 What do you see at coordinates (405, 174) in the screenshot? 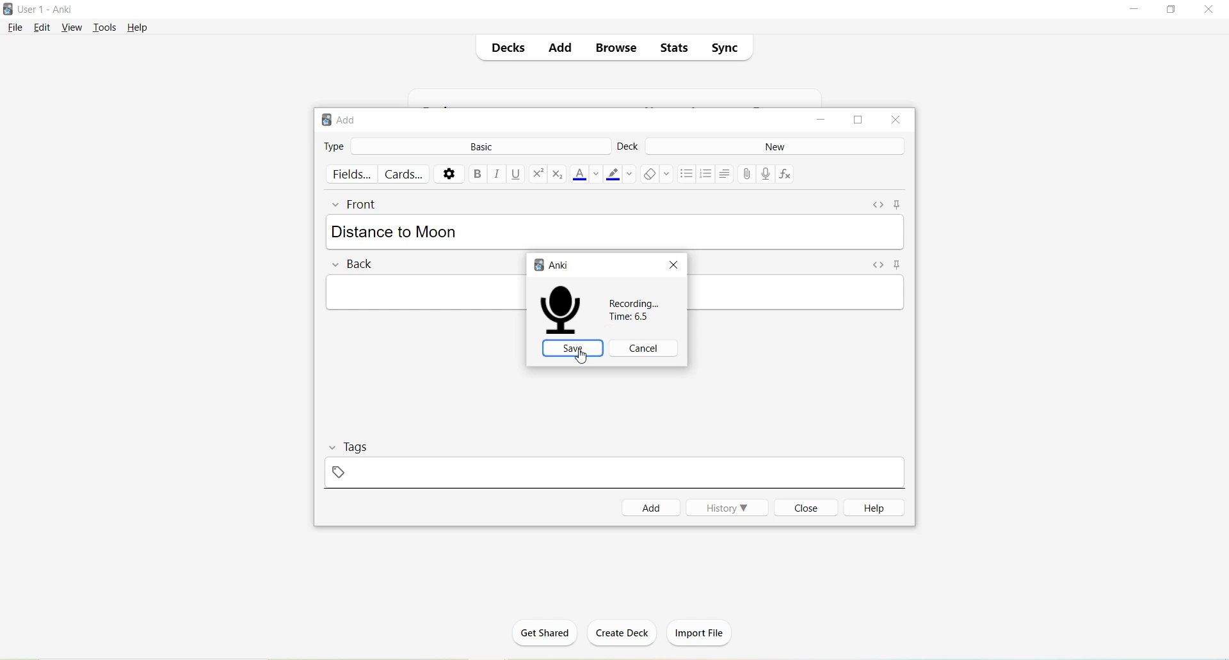
I see `Cards..` at bounding box center [405, 174].